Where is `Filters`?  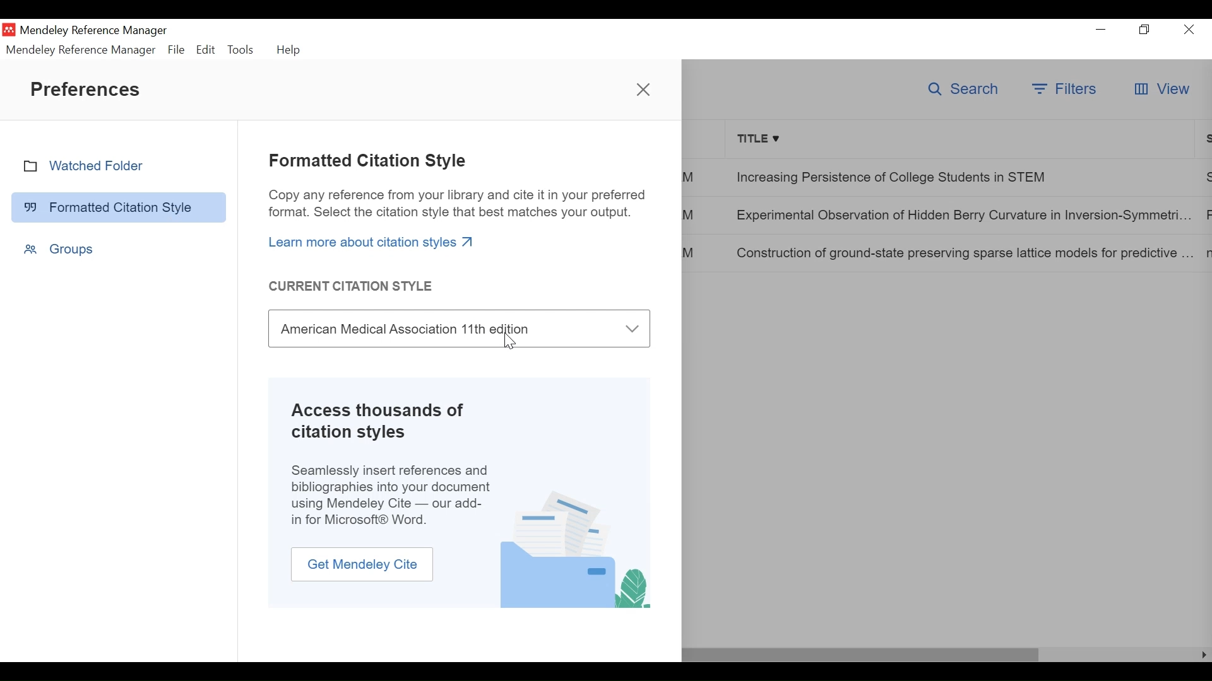
Filters is located at coordinates (1066, 90).